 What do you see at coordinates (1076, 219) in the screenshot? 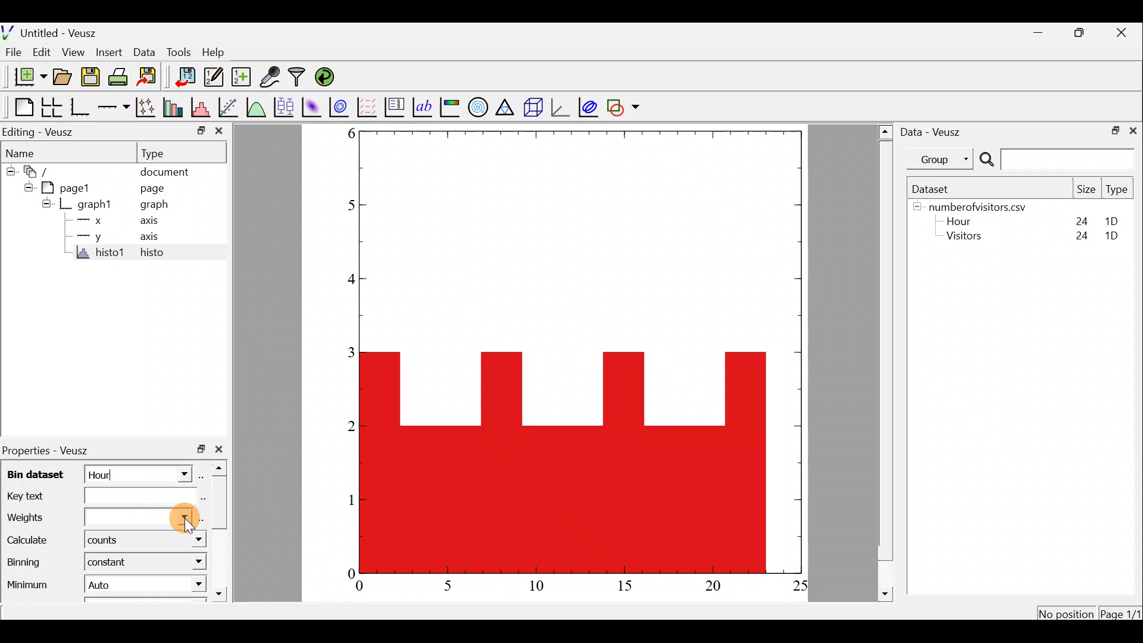
I see `24` at bounding box center [1076, 219].